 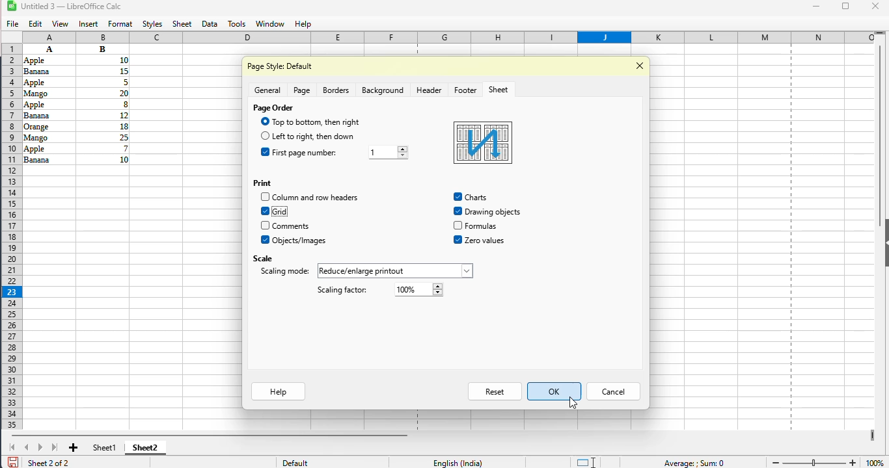 I want to click on file, so click(x=13, y=25).